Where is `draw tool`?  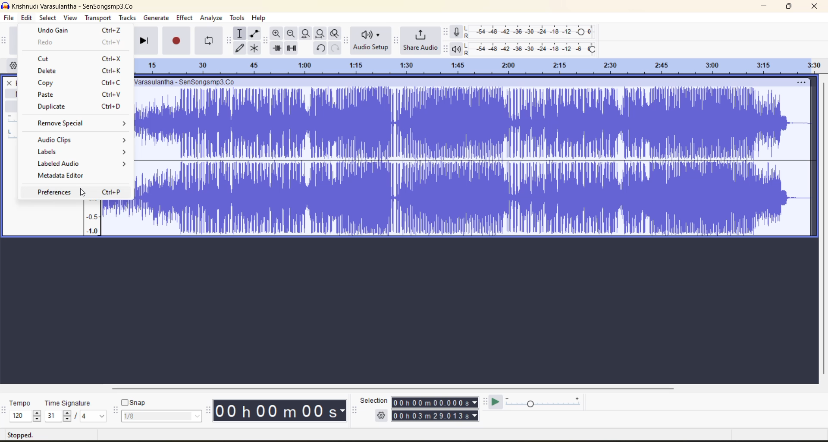 draw tool is located at coordinates (241, 48).